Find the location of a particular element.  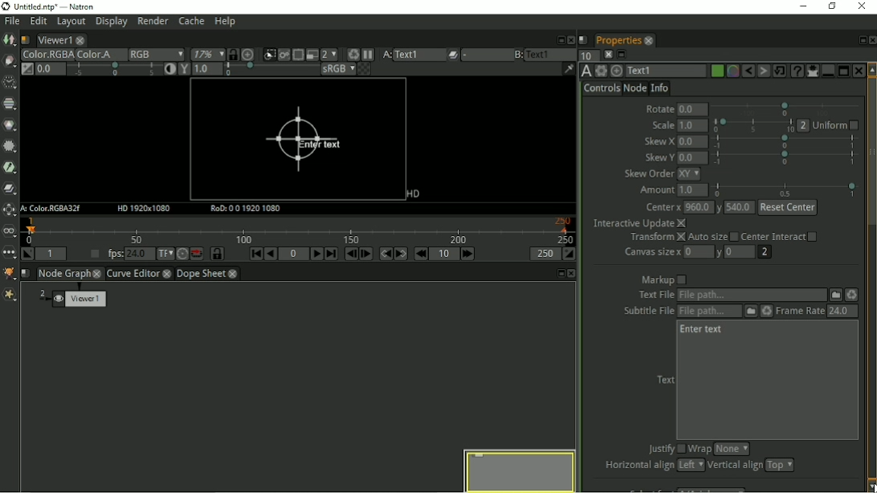

0.0 is located at coordinates (691, 158).